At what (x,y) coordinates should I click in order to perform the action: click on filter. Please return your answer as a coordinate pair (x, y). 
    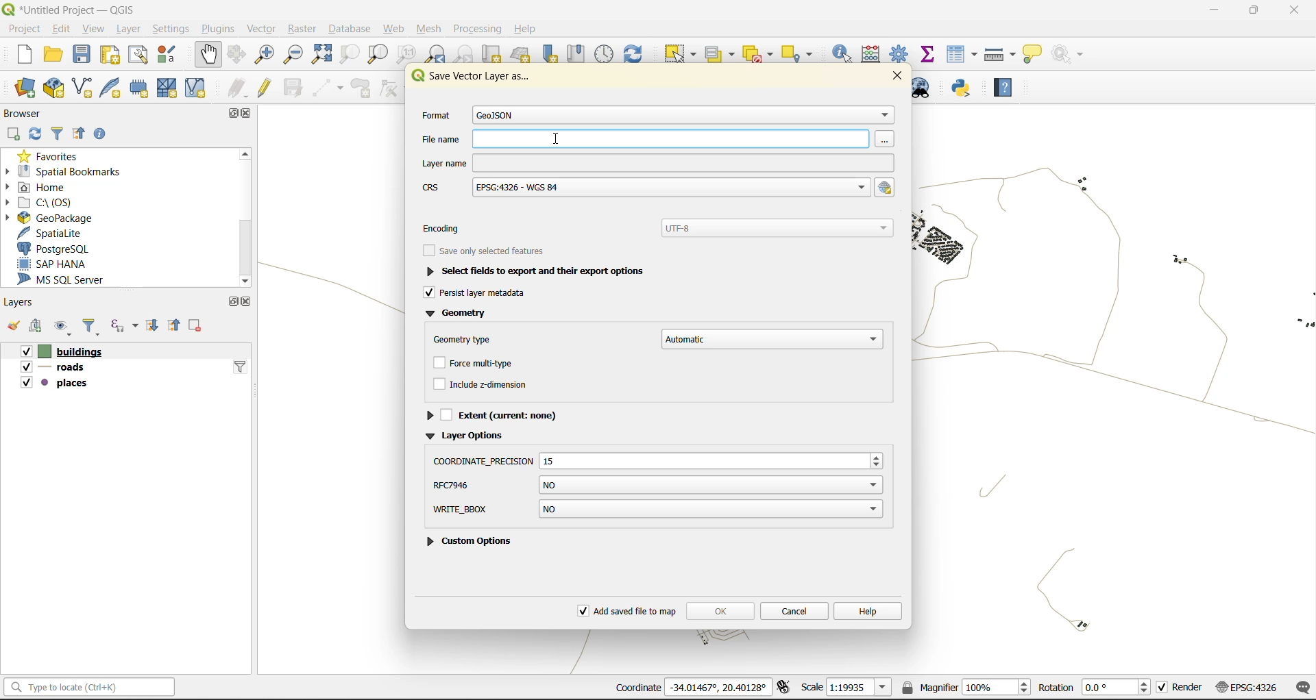
    Looking at the image, I should click on (240, 366).